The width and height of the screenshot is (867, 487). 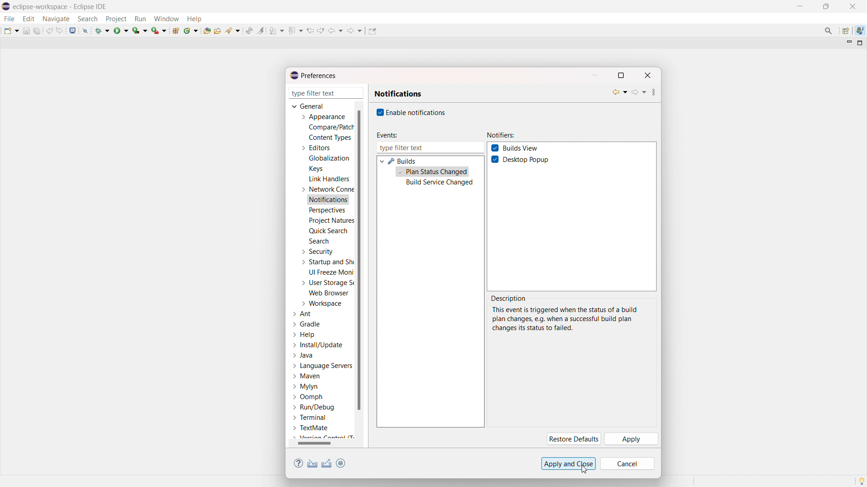 What do you see at coordinates (826, 7) in the screenshot?
I see `maximize` at bounding box center [826, 7].